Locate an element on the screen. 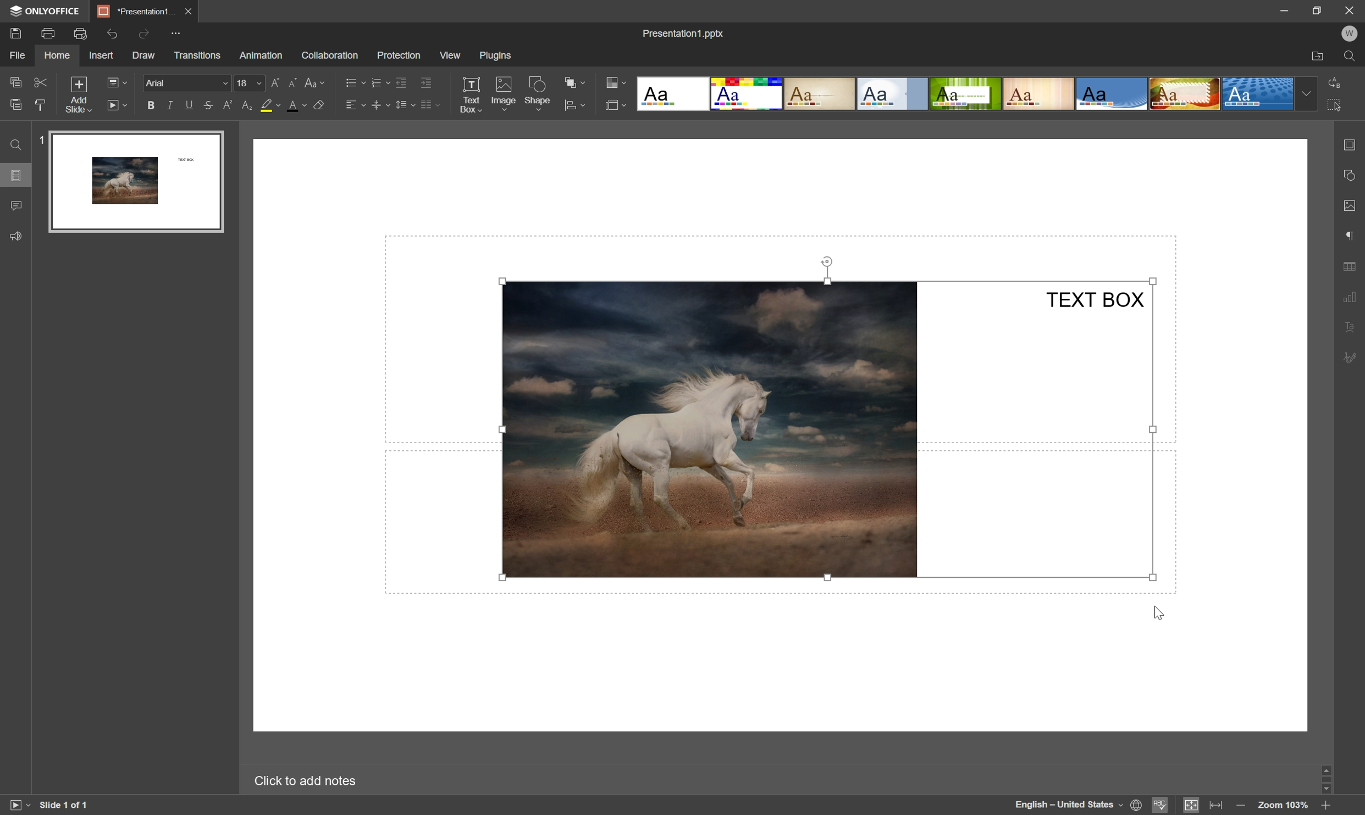  1 is located at coordinates (38, 138).